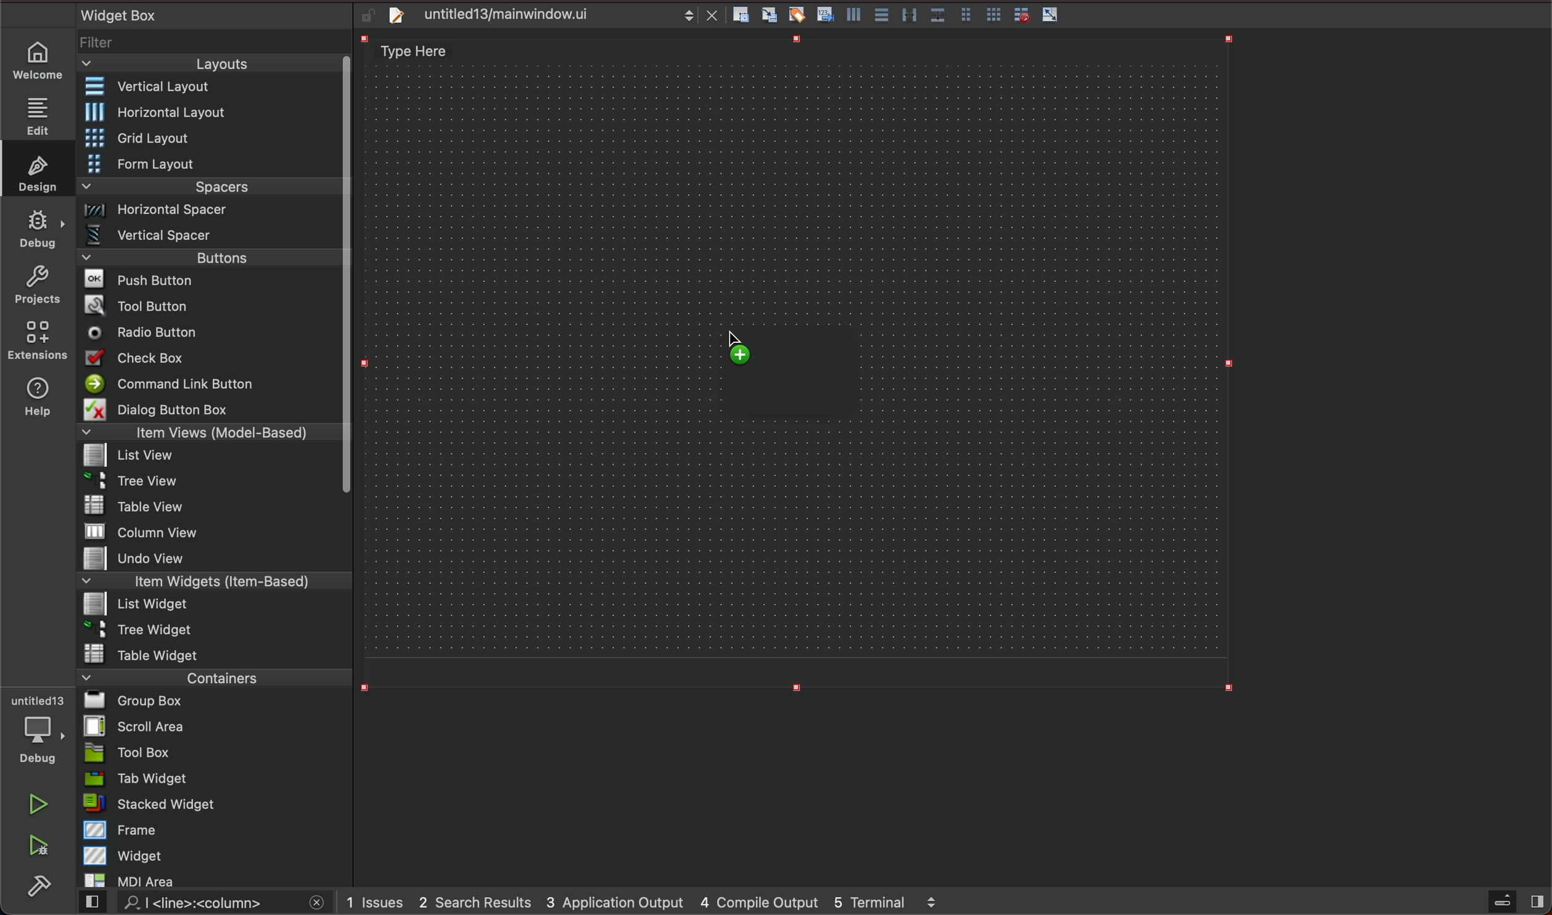 This screenshot has height=915, width=1552. I want to click on column view, so click(214, 531).